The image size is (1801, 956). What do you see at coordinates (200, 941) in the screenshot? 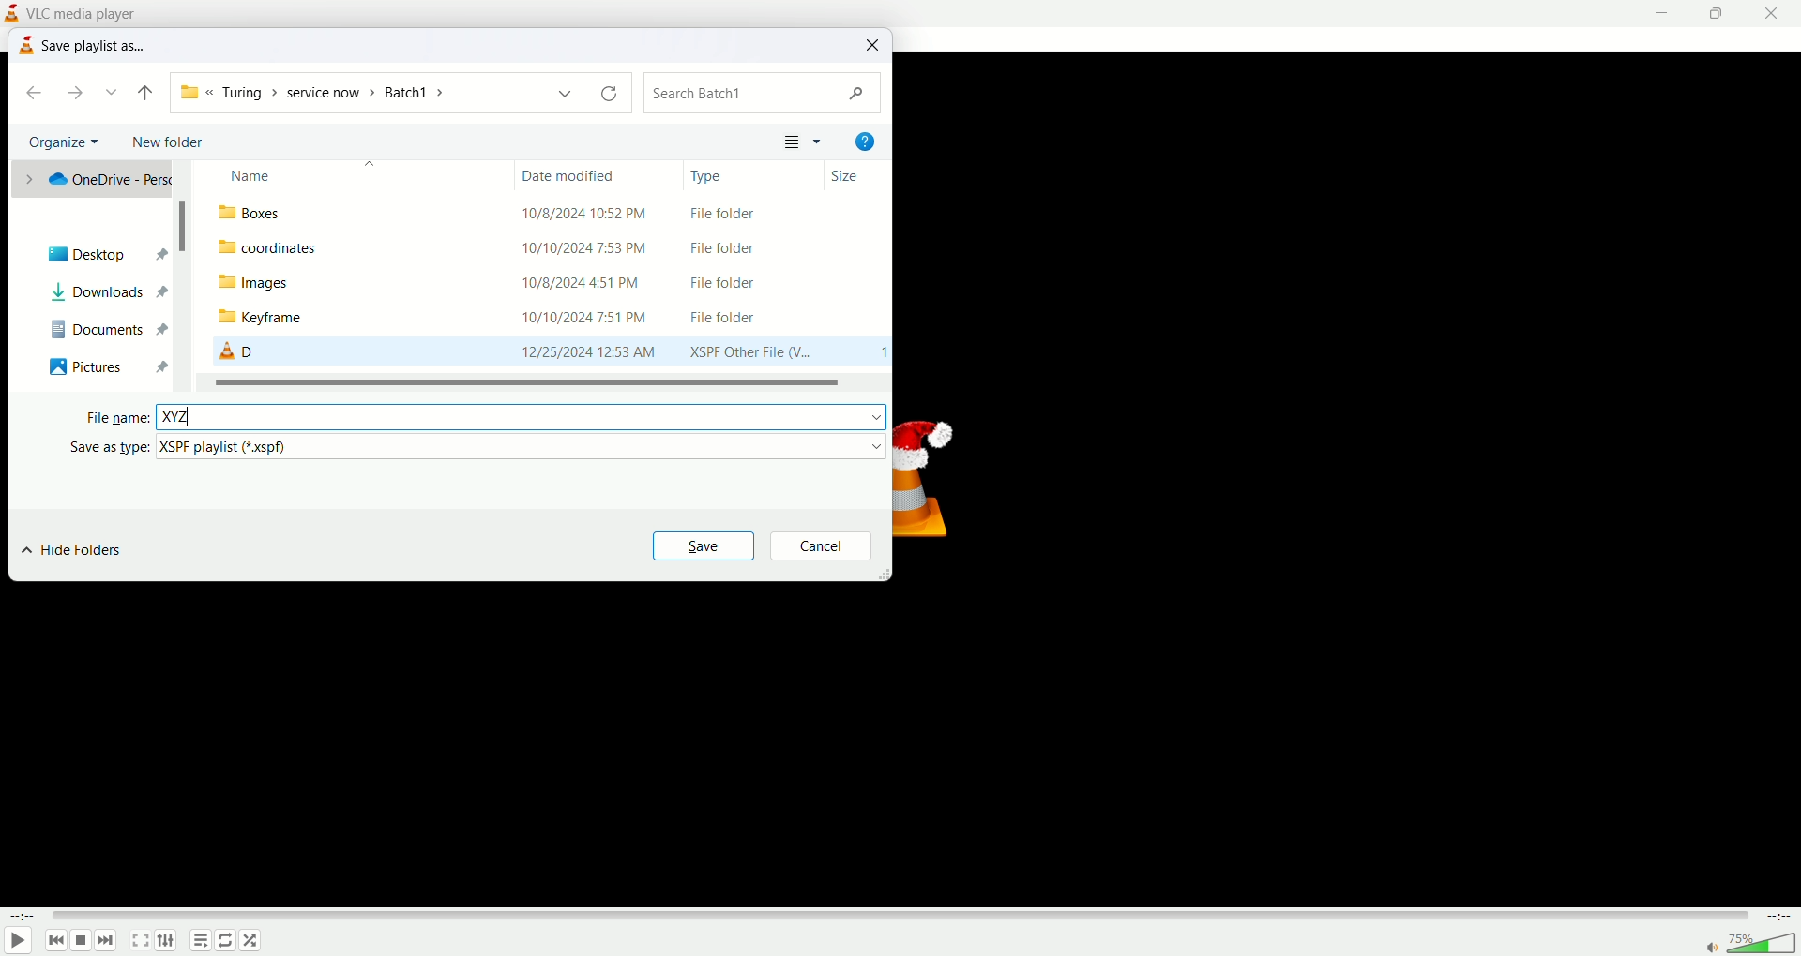
I see `playlist` at bounding box center [200, 941].